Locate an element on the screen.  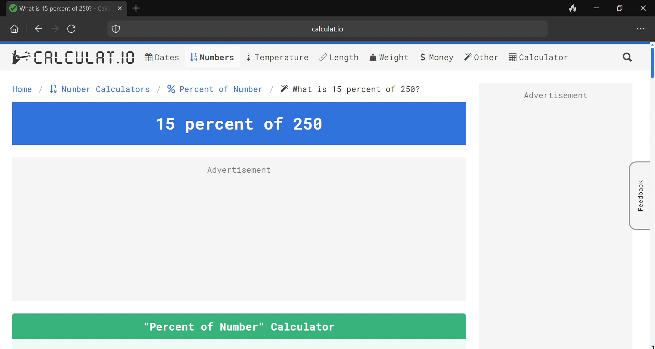
Move the page upwards is located at coordinates (651, 44).